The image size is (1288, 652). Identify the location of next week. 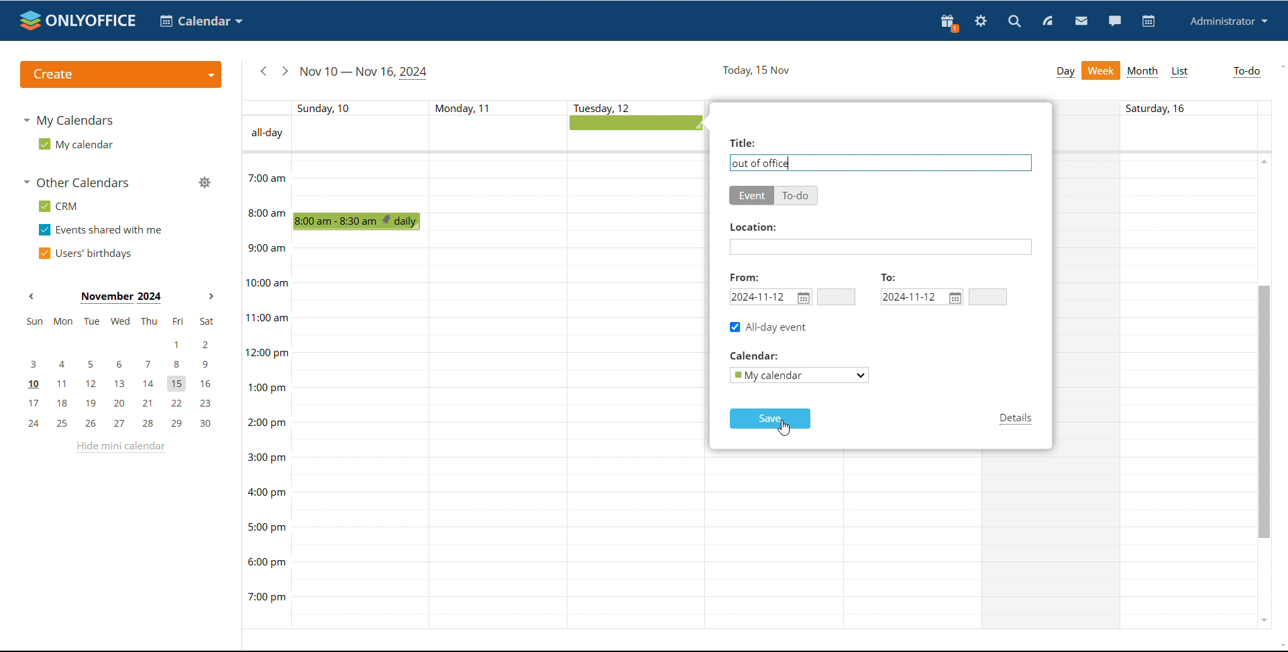
(284, 72).